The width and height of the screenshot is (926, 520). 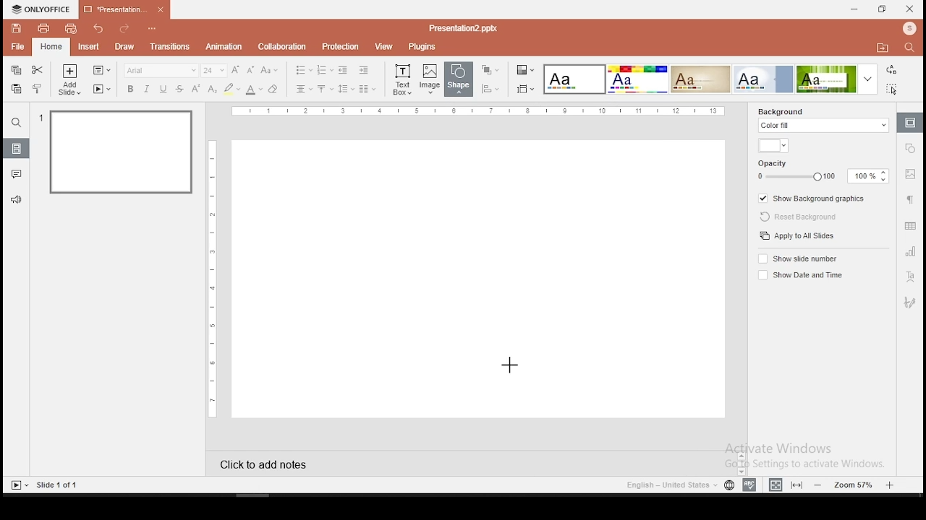 What do you see at coordinates (101, 71) in the screenshot?
I see `change slide layout` at bounding box center [101, 71].